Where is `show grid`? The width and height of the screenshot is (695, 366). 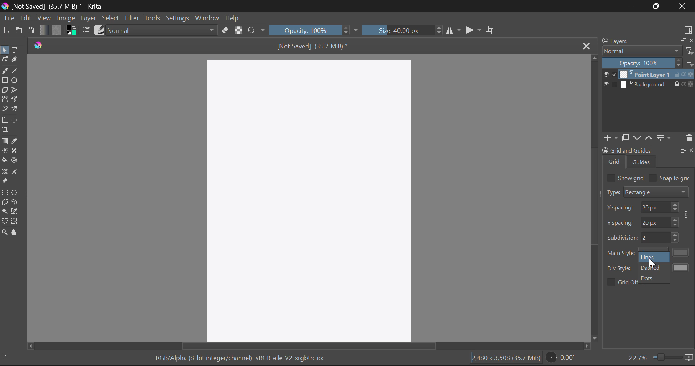 show grid is located at coordinates (632, 178).